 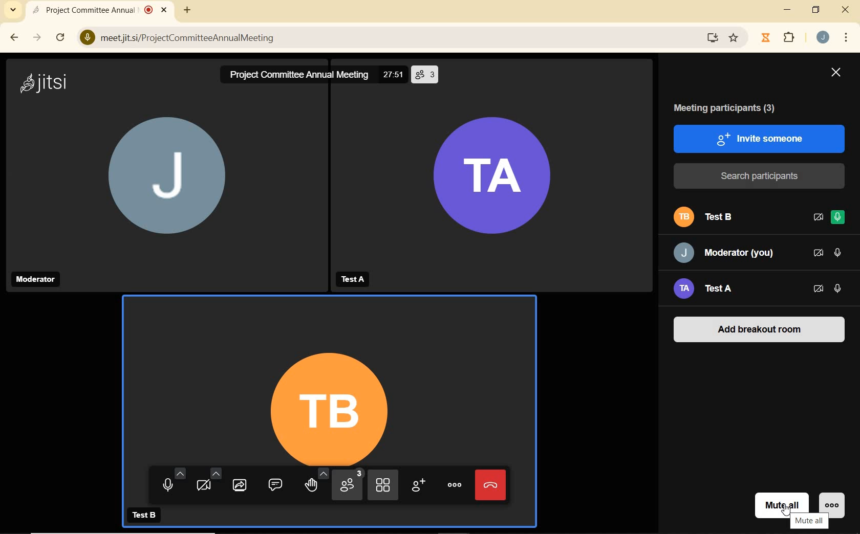 I want to click on Download website, so click(x=711, y=38).